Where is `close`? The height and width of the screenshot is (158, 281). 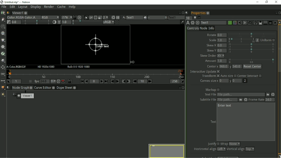 close is located at coordinates (54, 88).